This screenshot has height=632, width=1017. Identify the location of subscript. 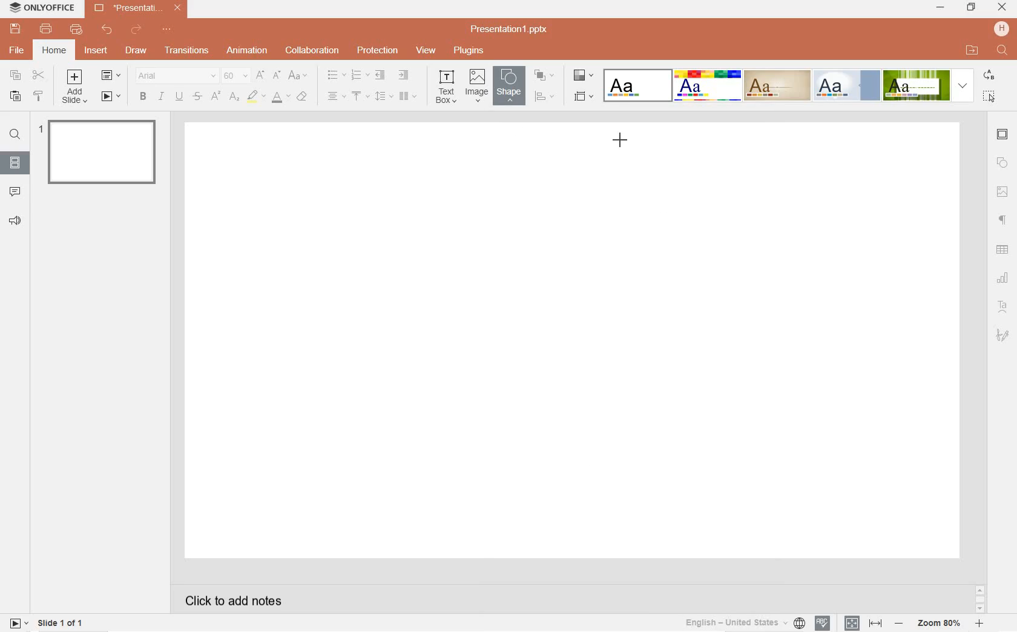
(235, 97).